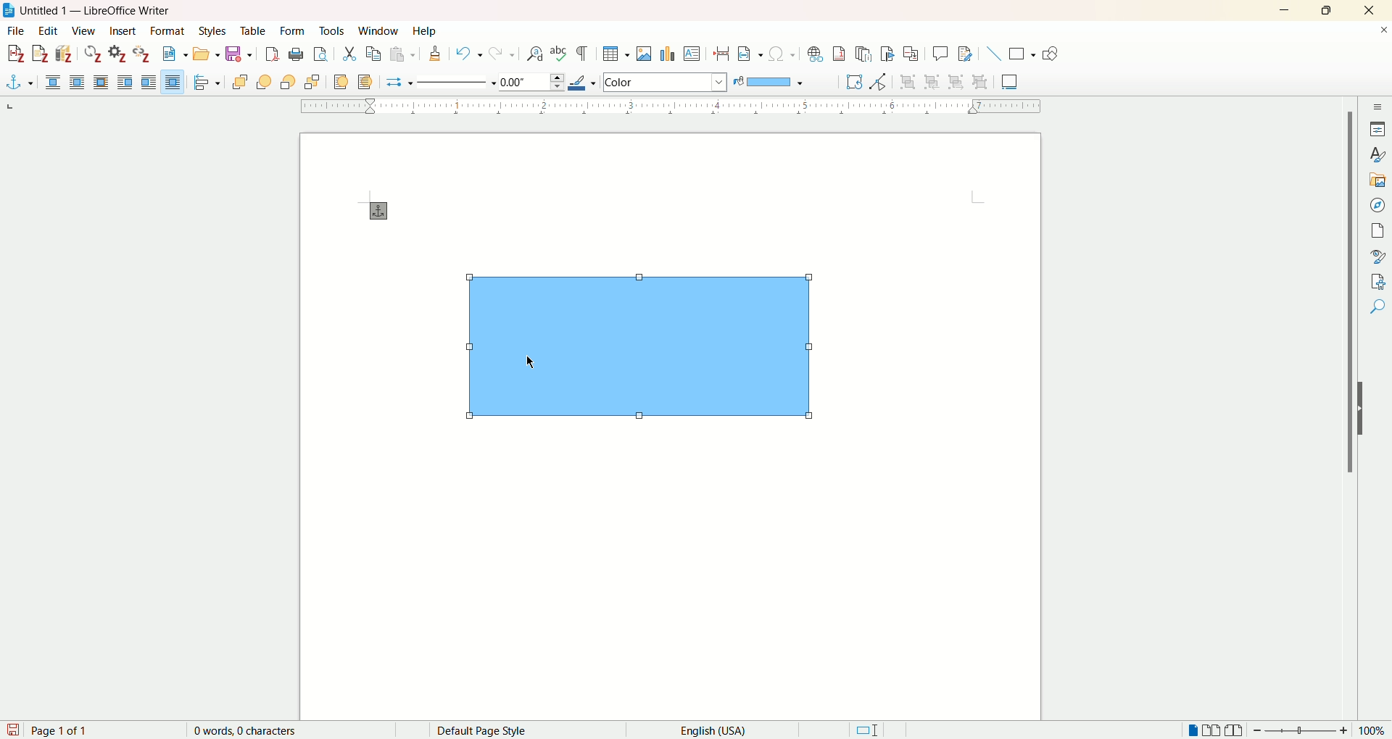 The width and height of the screenshot is (1392, 739). What do you see at coordinates (315, 83) in the screenshot?
I see `send to back` at bounding box center [315, 83].